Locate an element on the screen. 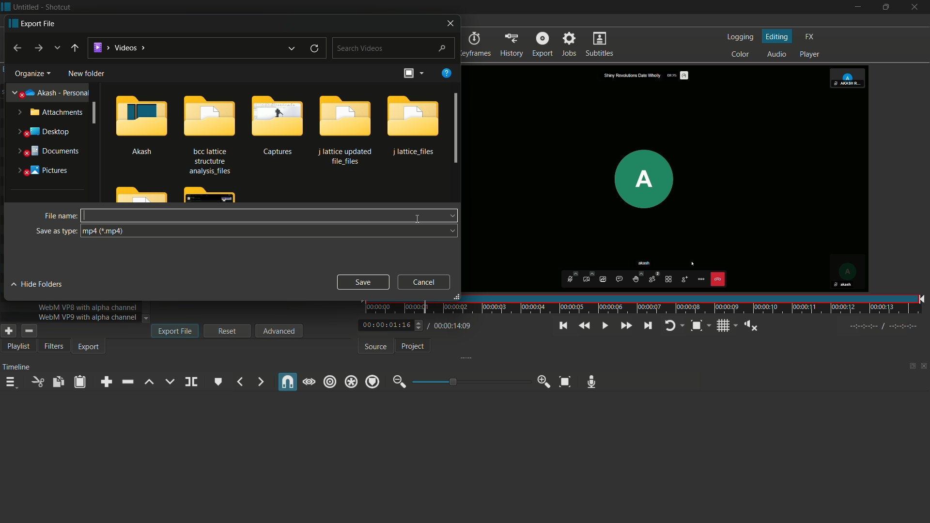 The width and height of the screenshot is (930, 523). zoom in is located at coordinates (545, 382).